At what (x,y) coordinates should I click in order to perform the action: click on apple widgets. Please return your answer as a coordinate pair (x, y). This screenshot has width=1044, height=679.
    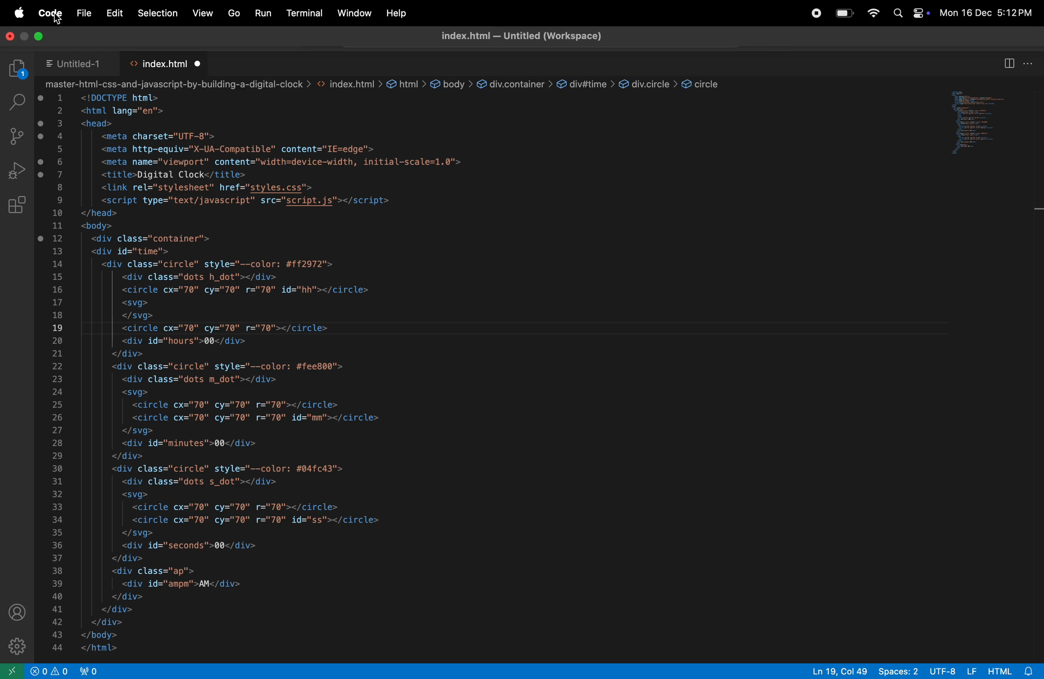
    Looking at the image, I should click on (908, 13).